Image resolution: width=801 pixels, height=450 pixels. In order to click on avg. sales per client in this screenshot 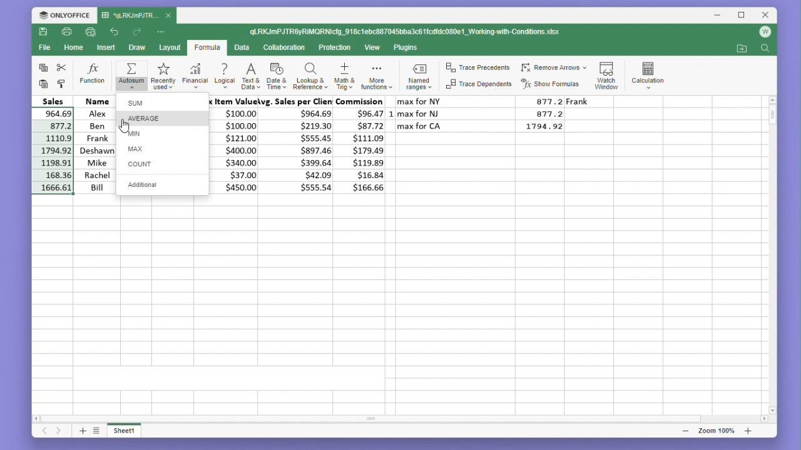, I will do `click(298, 144)`.